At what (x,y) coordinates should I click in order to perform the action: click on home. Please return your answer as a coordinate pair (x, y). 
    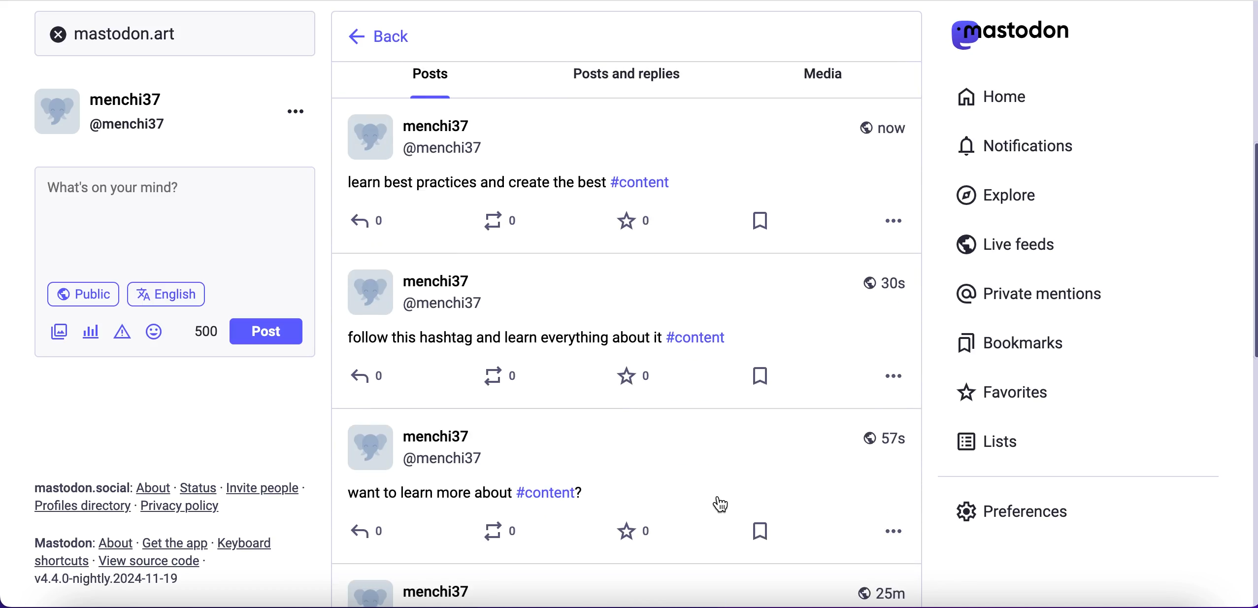
    Looking at the image, I should click on (1005, 98).